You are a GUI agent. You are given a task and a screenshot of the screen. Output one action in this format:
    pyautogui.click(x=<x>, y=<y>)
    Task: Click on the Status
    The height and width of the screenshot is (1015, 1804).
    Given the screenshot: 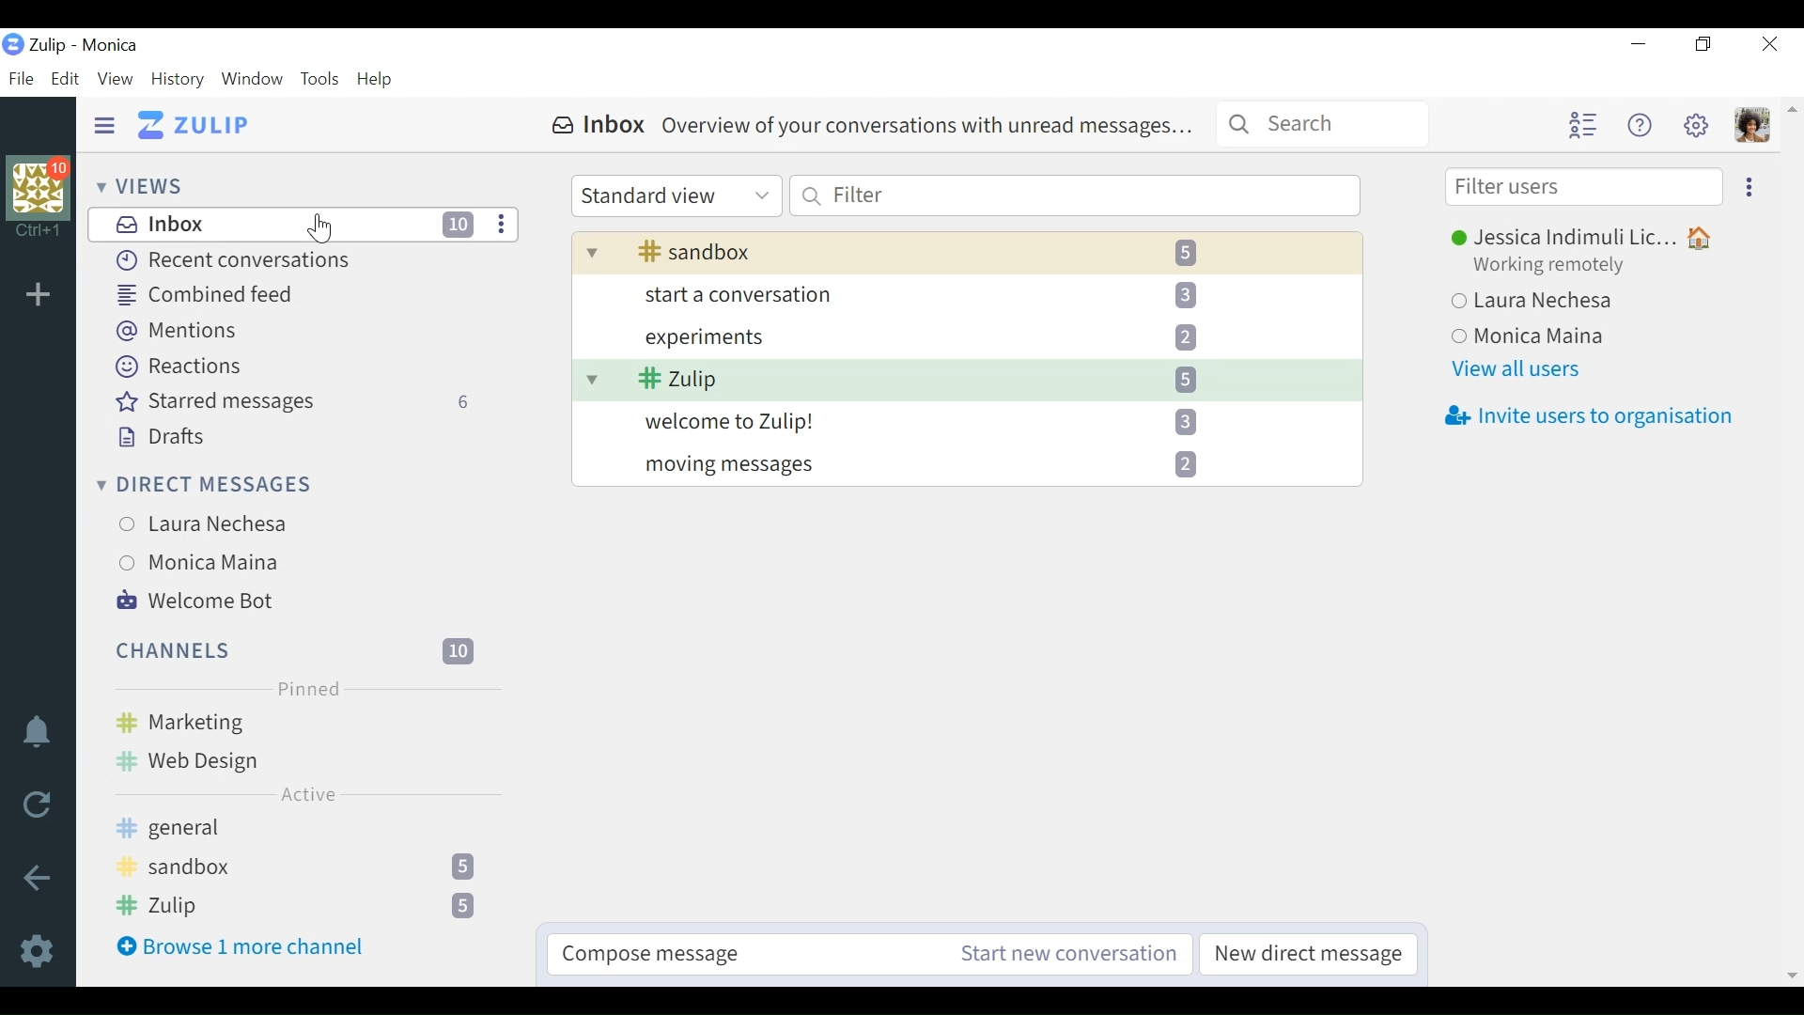 What is the action you would take?
    pyautogui.click(x=1548, y=268)
    